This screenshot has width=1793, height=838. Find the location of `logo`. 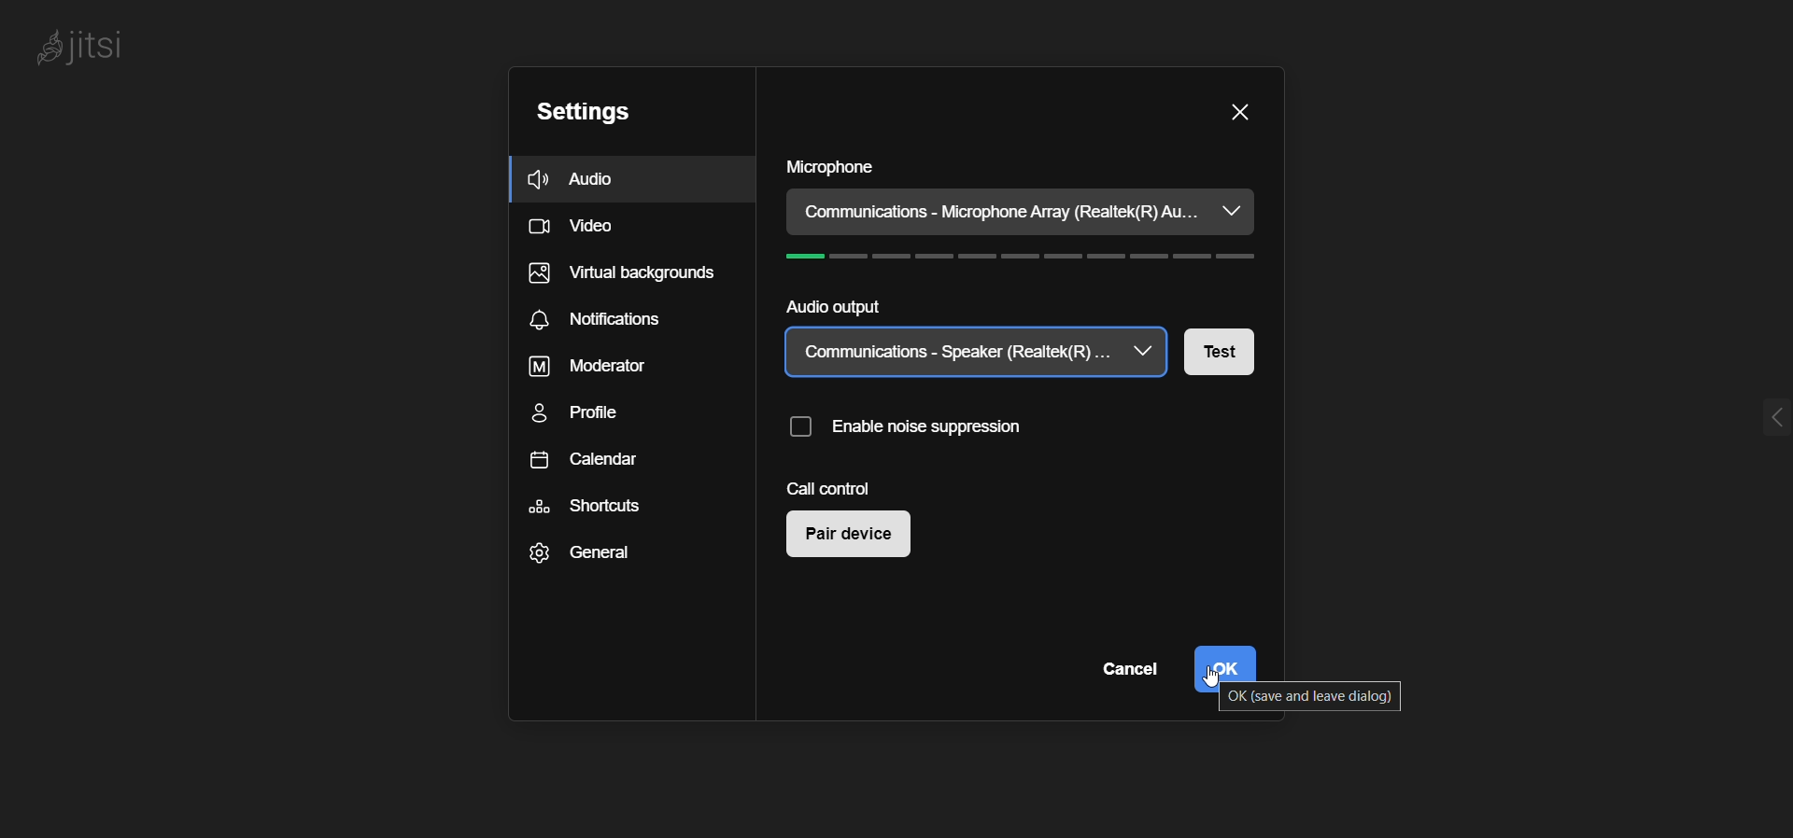

logo is located at coordinates (83, 49).